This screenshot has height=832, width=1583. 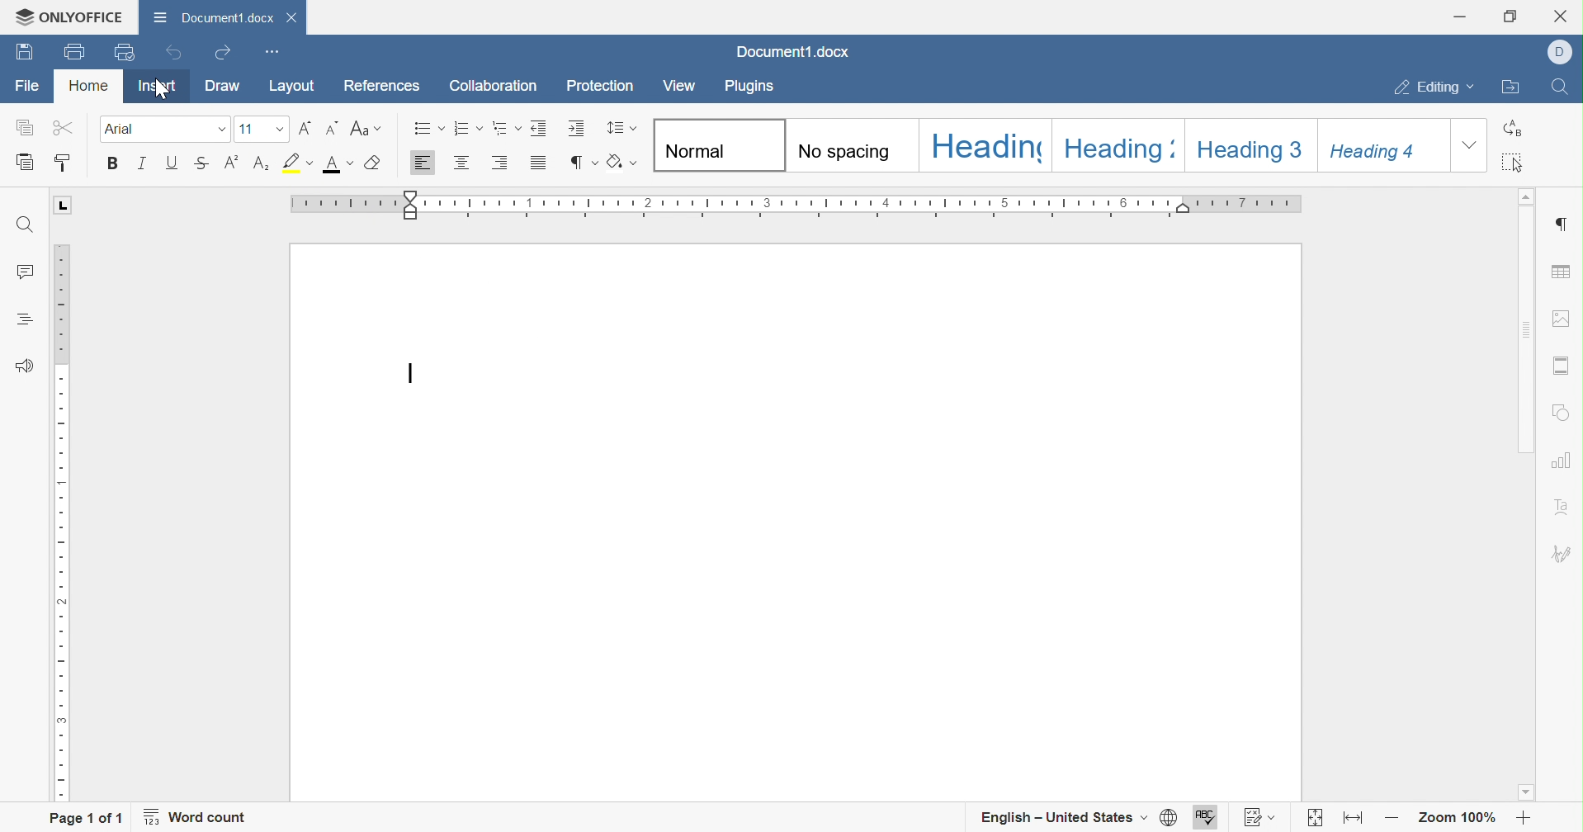 What do you see at coordinates (1386, 145) in the screenshot?
I see `Heading4` at bounding box center [1386, 145].